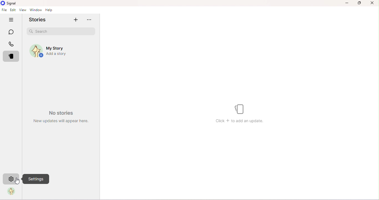 The image size is (379, 200). I want to click on Minimize, so click(347, 4).